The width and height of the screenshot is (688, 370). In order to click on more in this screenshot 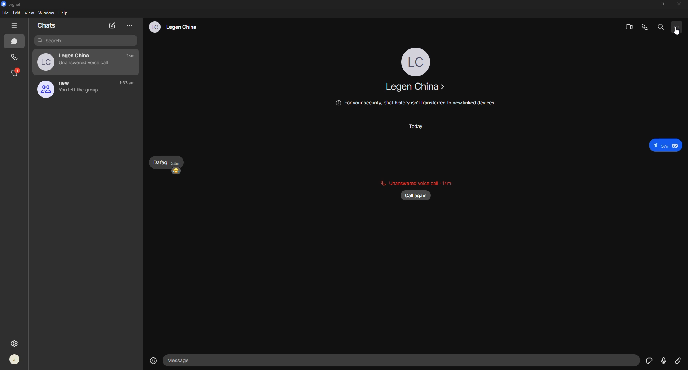, I will do `click(129, 25)`.